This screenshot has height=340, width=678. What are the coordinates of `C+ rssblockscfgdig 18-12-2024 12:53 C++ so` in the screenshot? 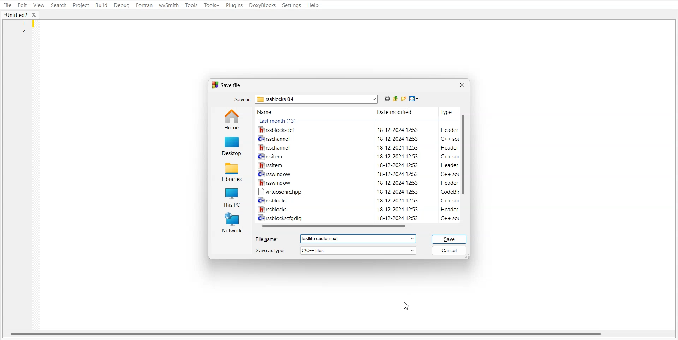 It's located at (358, 219).